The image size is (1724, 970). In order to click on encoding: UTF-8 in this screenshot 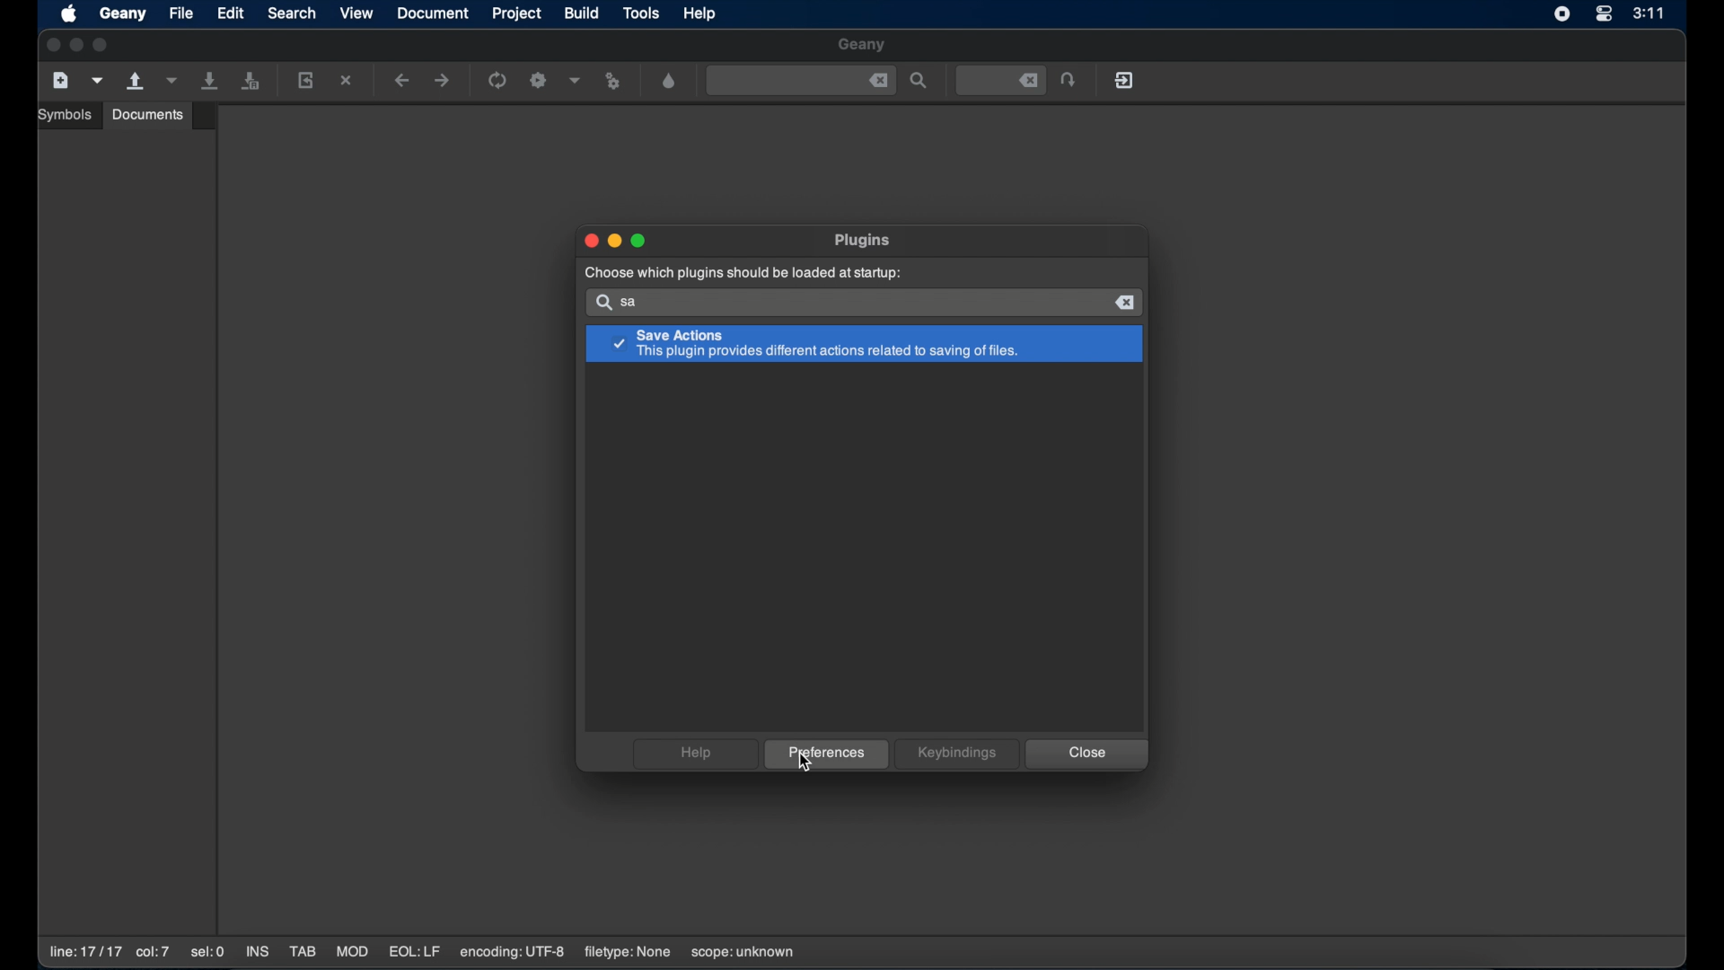, I will do `click(513, 952)`.